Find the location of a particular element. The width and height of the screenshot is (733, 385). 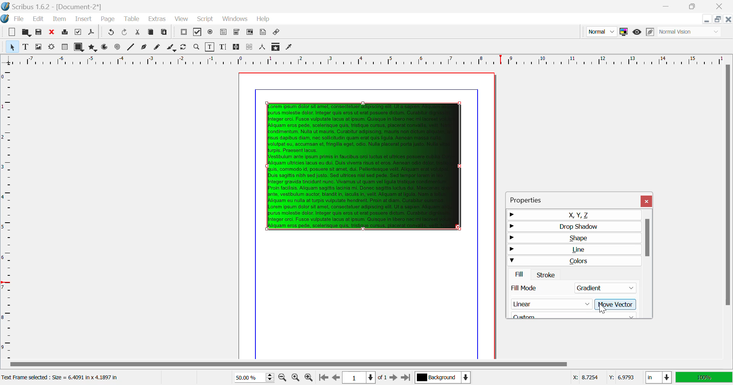

Toggle Color Management is located at coordinates (623, 32).